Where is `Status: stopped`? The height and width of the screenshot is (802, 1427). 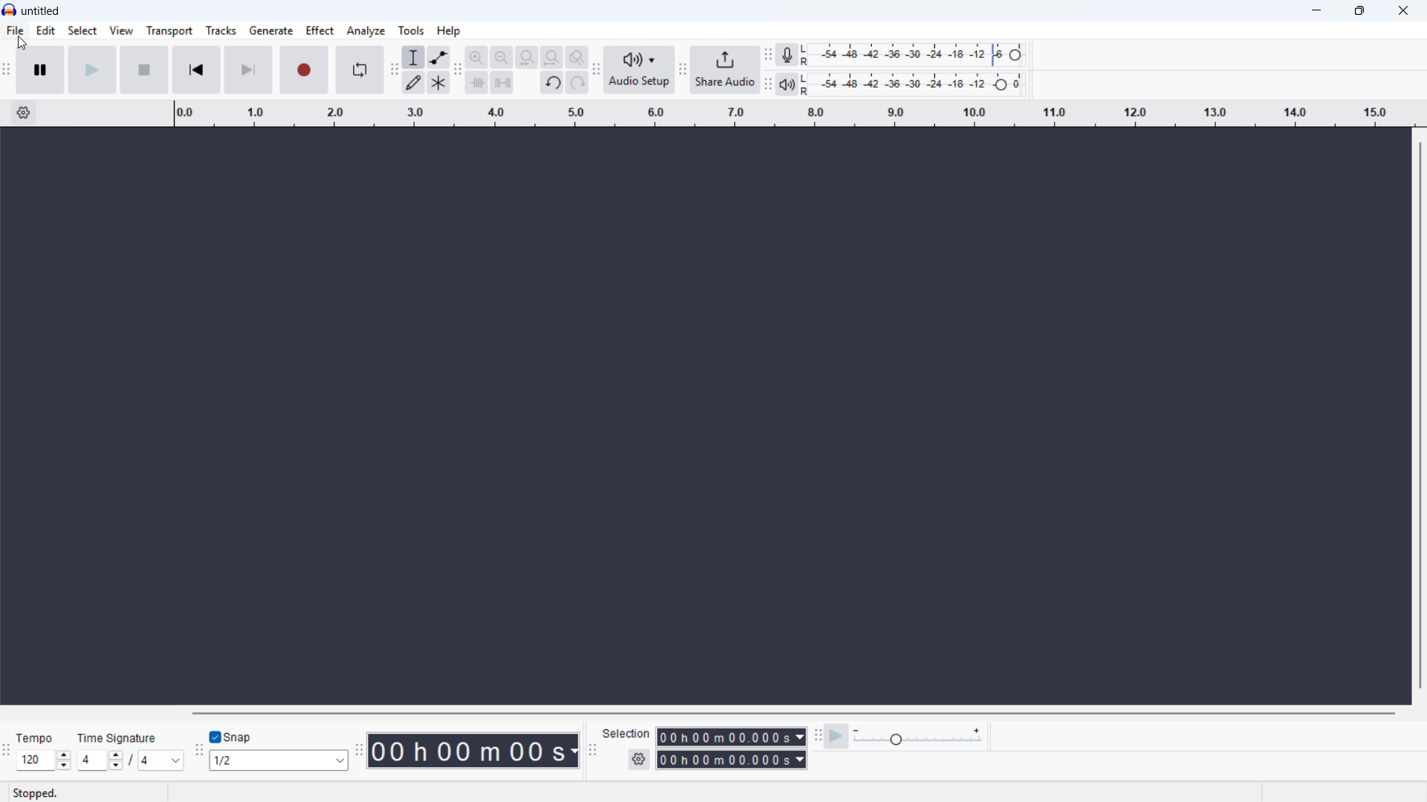 Status: stopped is located at coordinates (36, 793).